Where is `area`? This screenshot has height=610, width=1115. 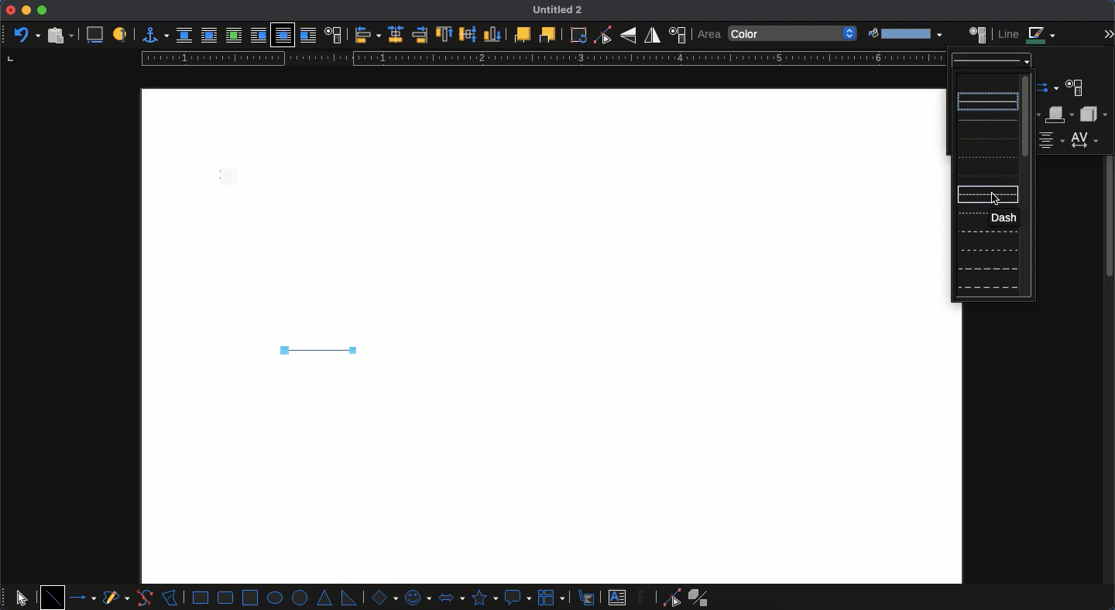 area is located at coordinates (978, 33).